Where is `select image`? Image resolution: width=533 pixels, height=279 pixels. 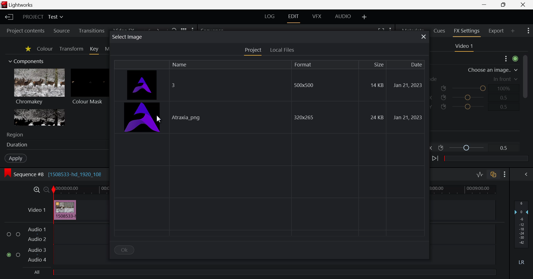
select image is located at coordinates (128, 37).